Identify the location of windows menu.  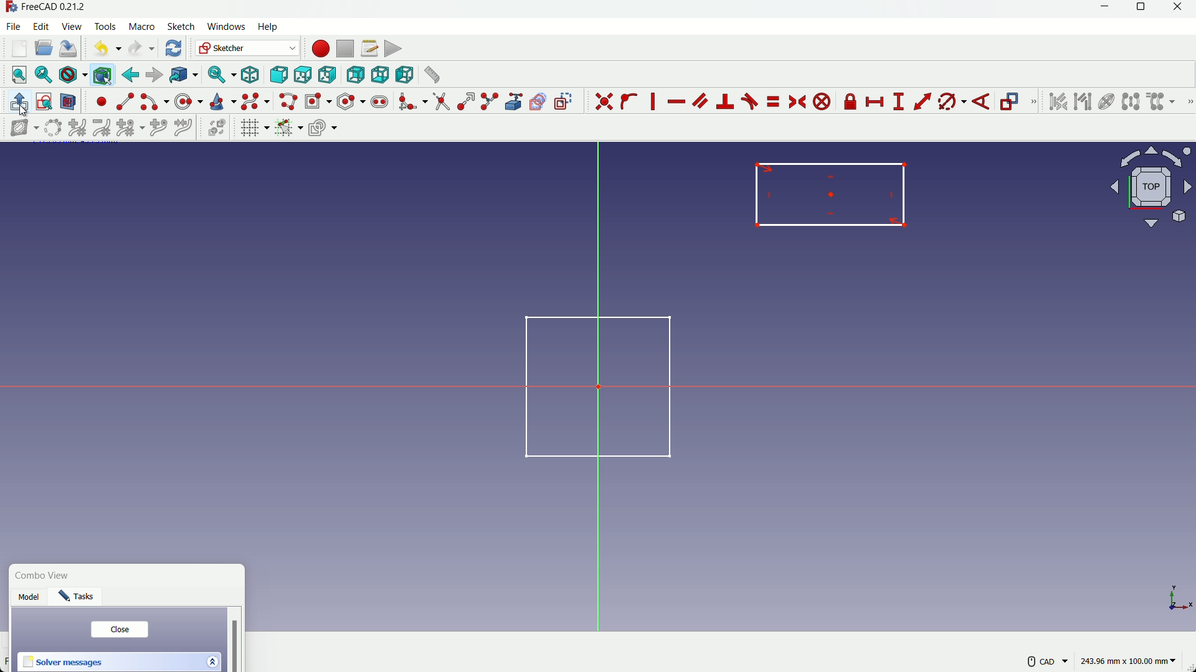
(225, 27).